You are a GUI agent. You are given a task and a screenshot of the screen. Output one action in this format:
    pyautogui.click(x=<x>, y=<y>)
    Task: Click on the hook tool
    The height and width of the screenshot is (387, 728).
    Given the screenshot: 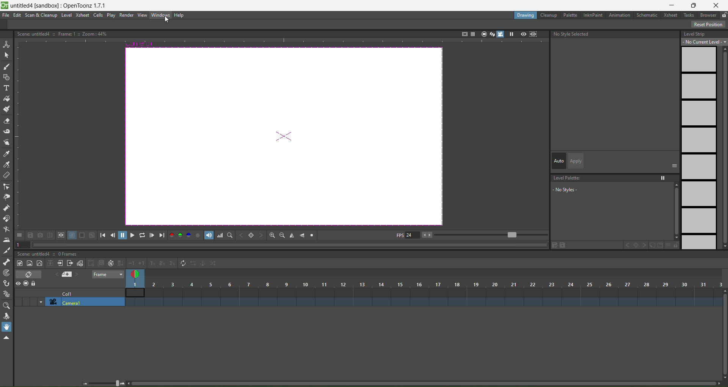 What is the action you would take?
    pyautogui.click(x=7, y=284)
    